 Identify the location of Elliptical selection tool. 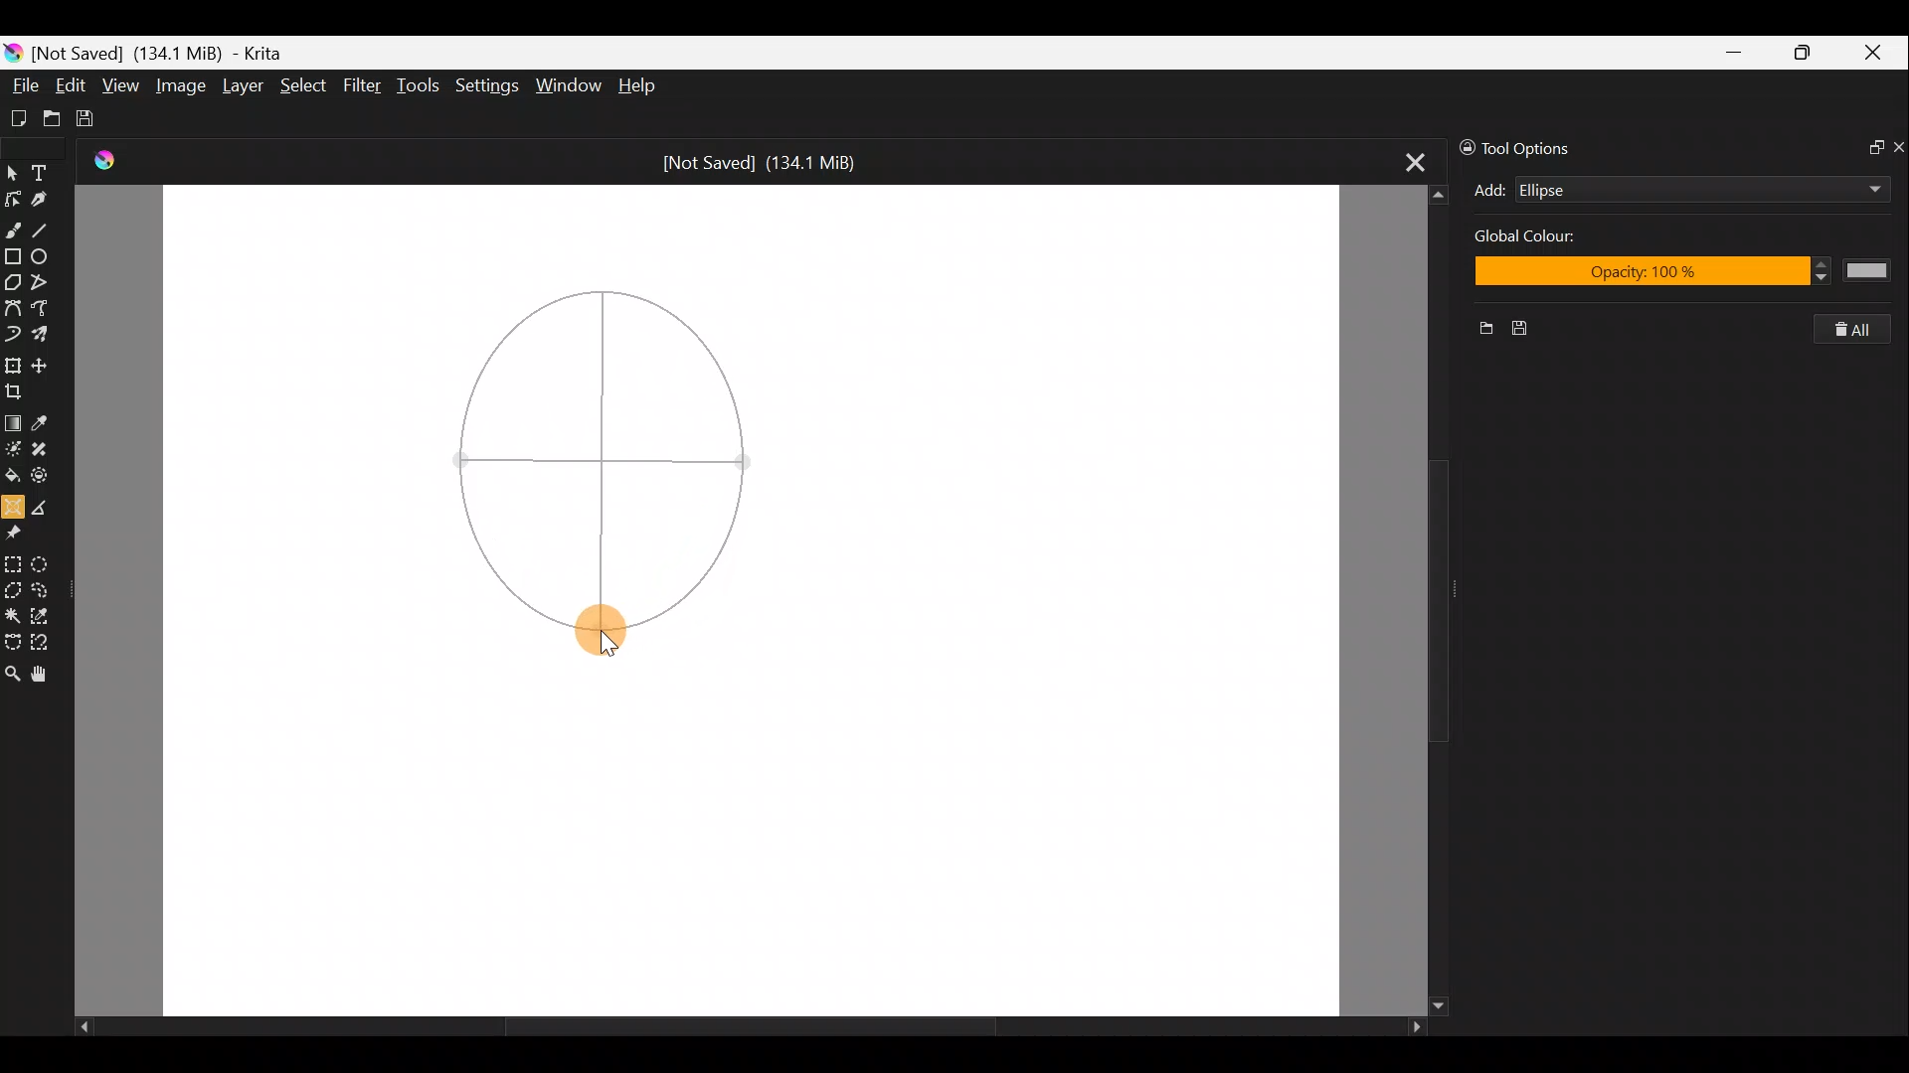
(50, 561).